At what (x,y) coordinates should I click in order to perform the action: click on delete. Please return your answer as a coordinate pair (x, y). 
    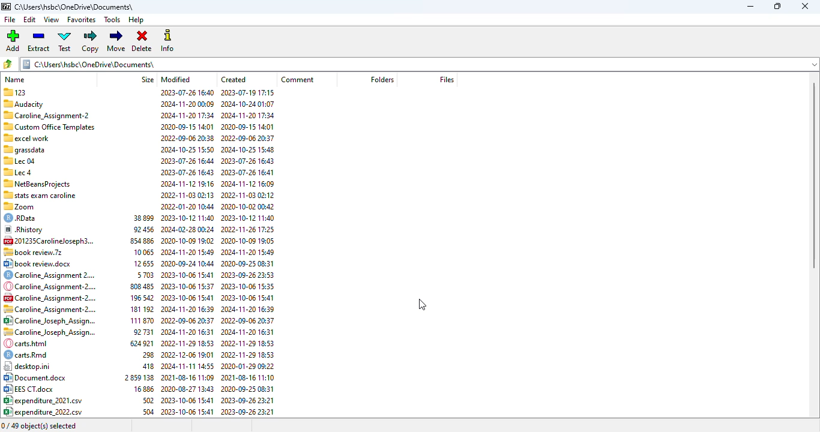
    Looking at the image, I should click on (142, 41).